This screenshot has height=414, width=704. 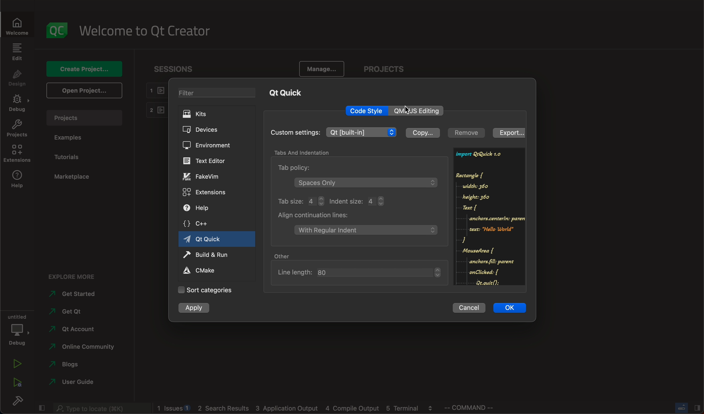 I want to click on open, so click(x=84, y=91).